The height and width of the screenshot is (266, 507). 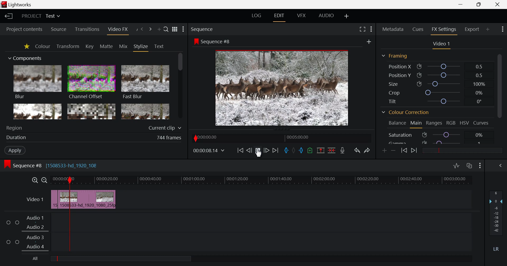 What do you see at coordinates (434, 101) in the screenshot?
I see `Tilt` at bounding box center [434, 101].